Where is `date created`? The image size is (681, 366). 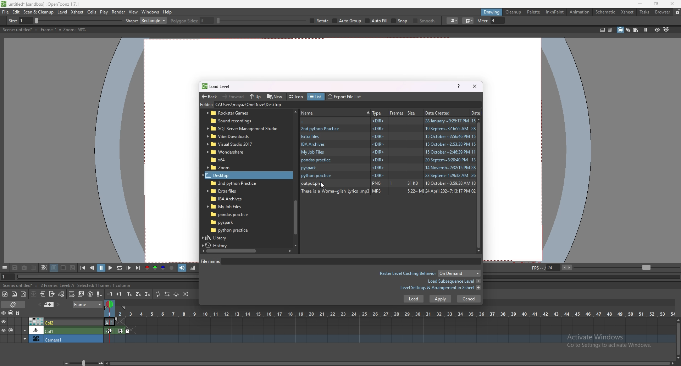 date created is located at coordinates (440, 112).